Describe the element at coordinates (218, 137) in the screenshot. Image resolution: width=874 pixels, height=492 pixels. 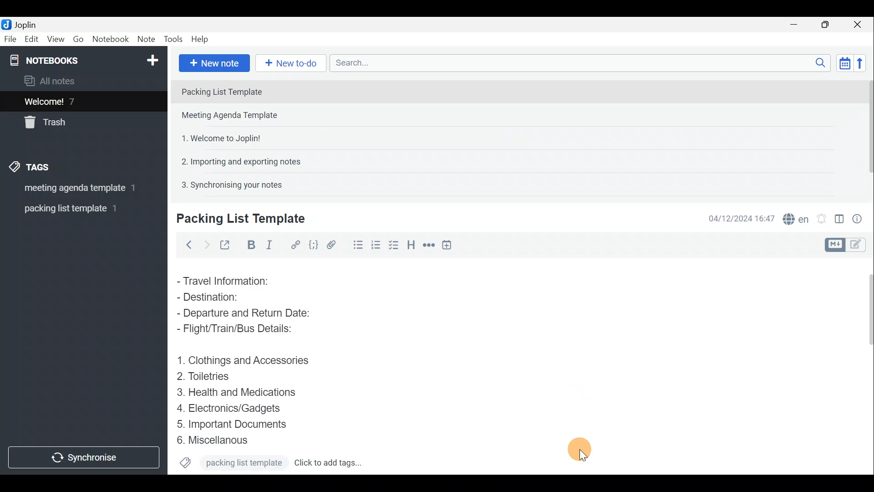
I see `Note 3` at that location.